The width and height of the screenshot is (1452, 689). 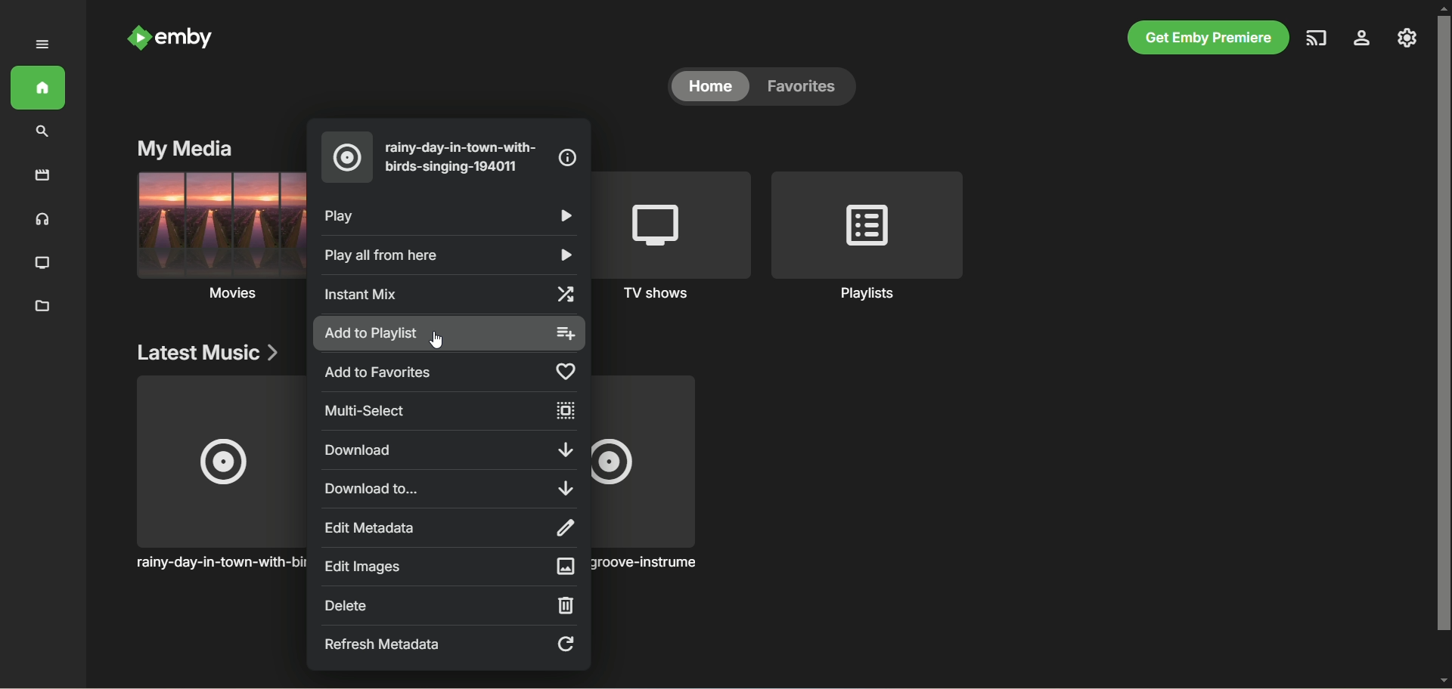 What do you see at coordinates (216, 473) in the screenshot?
I see `Music album` at bounding box center [216, 473].